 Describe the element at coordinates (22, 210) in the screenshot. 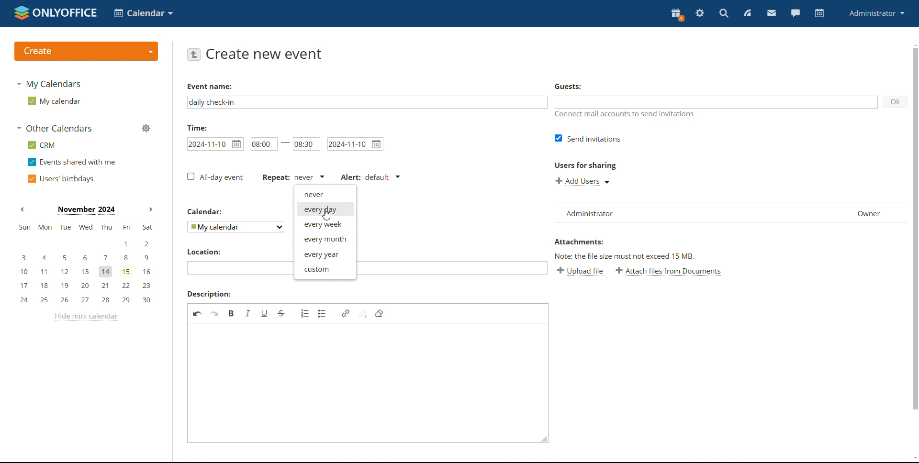

I see `previous month` at that location.